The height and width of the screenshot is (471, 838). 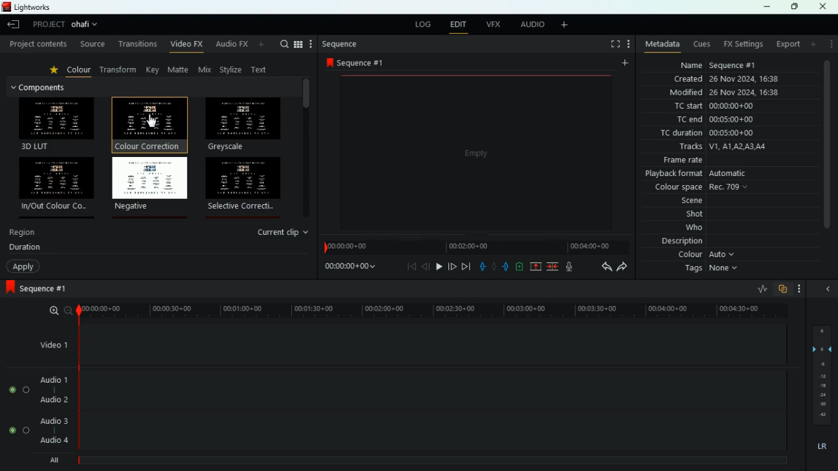 What do you see at coordinates (744, 44) in the screenshot?
I see `fx settings` at bounding box center [744, 44].